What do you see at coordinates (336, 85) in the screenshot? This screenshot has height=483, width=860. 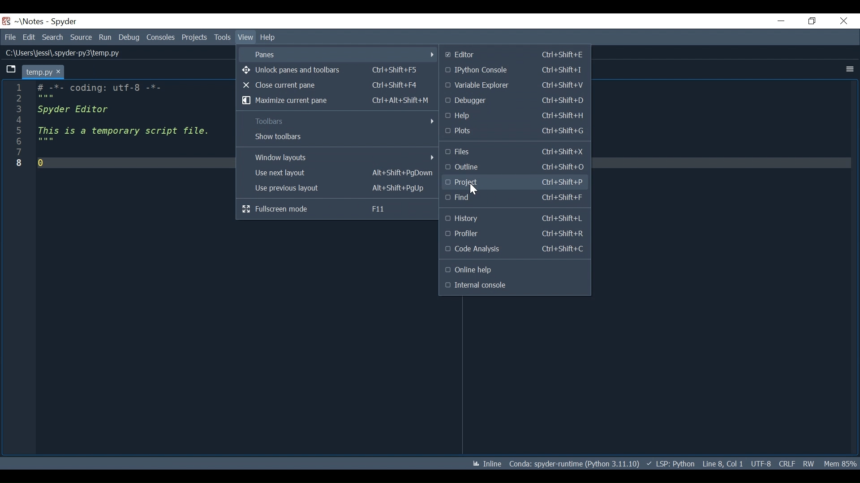 I see `Close current pane` at bounding box center [336, 85].